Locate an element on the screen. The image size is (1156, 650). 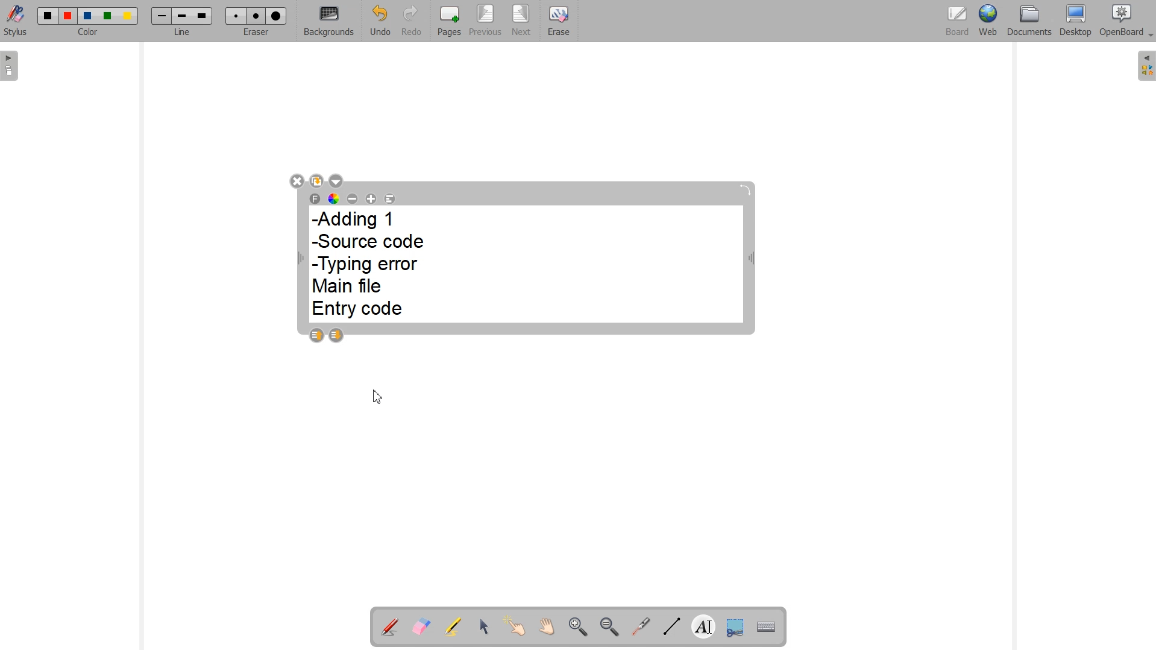
Highlight is located at coordinates (454, 626).